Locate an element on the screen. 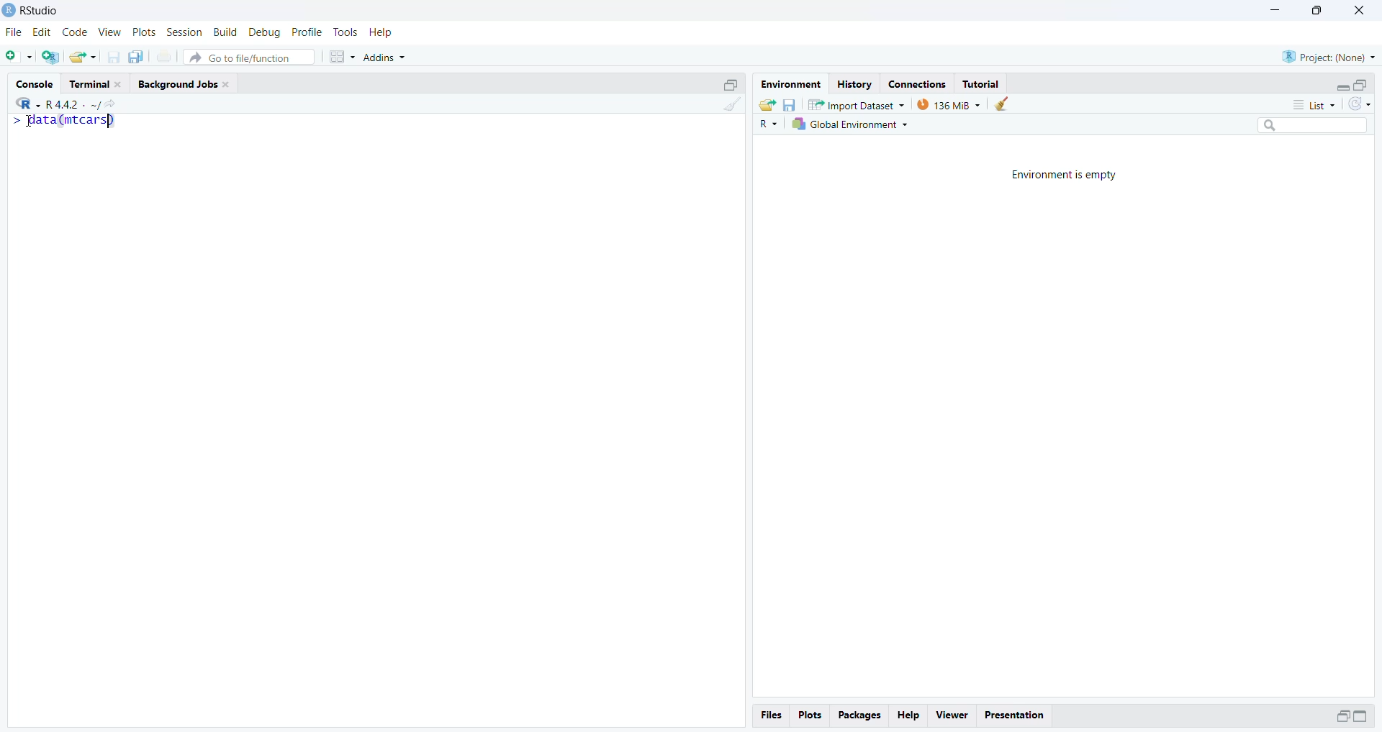  Open an existing file (Ctrl + O) is located at coordinates (84, 57).